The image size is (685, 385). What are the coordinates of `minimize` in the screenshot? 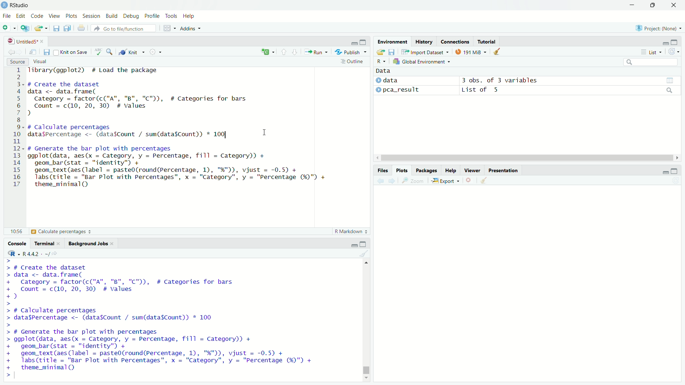 It's located at (665, 42).